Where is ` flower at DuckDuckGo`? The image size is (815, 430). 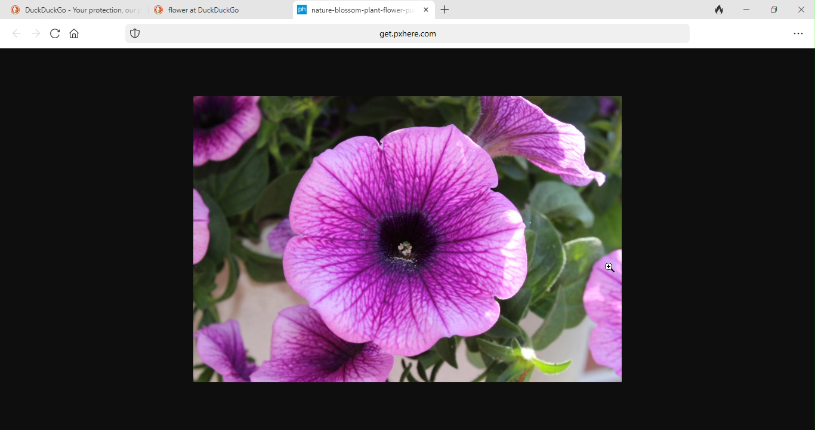
 flower at DuckDuckGo is located at coordinates (215, 12).